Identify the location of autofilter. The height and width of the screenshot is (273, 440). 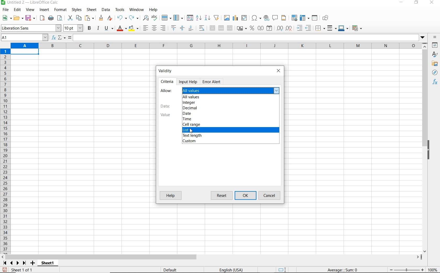
(216, 18).